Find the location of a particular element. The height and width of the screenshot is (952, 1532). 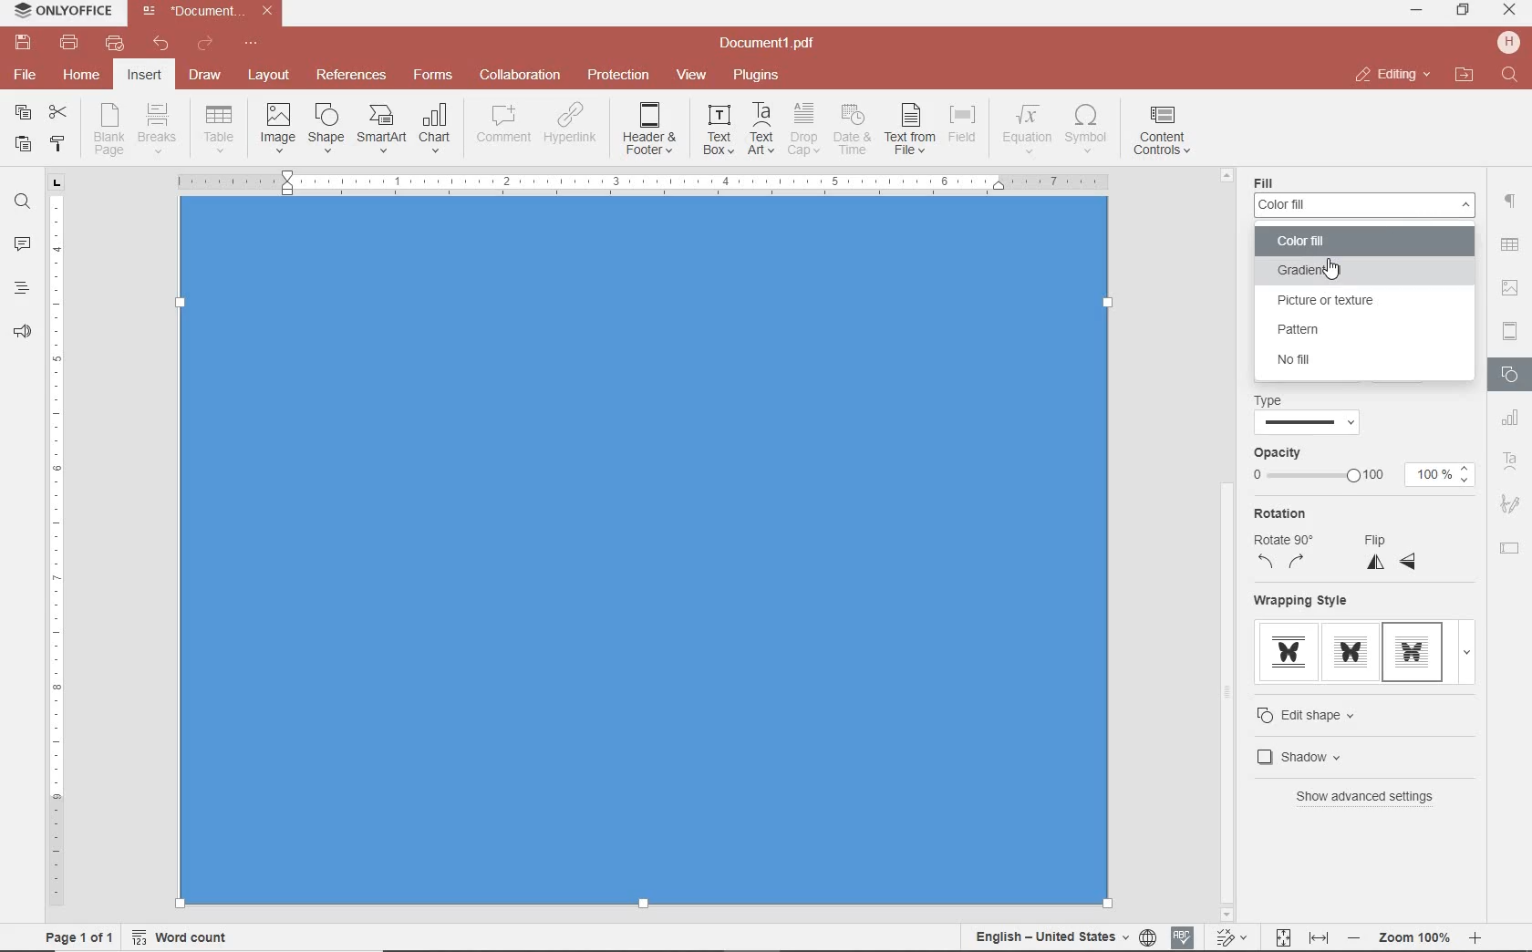

HEADERS & FOOTERS is located at coordinates (1511, 332).